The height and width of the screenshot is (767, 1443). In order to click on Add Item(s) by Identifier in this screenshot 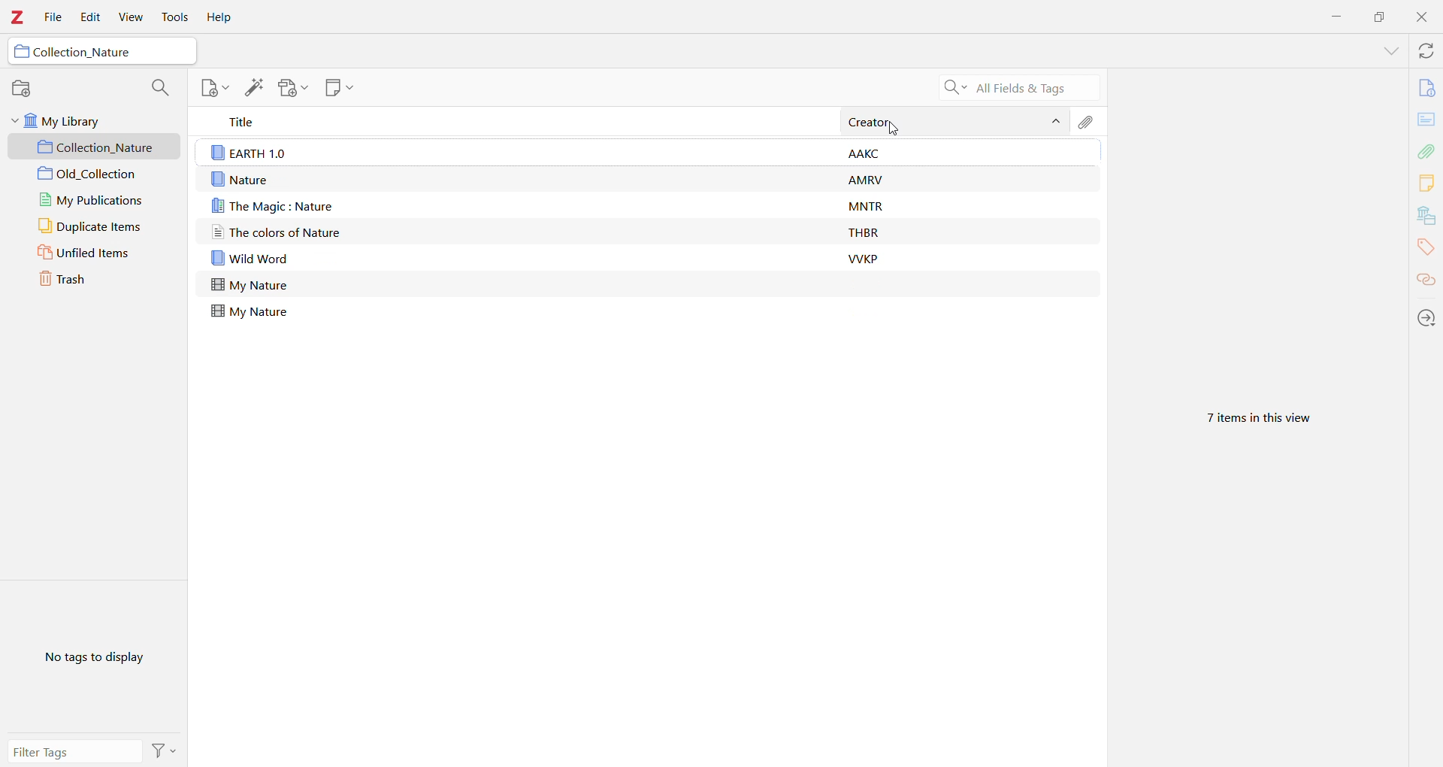, I will do `click(253, 88)`.